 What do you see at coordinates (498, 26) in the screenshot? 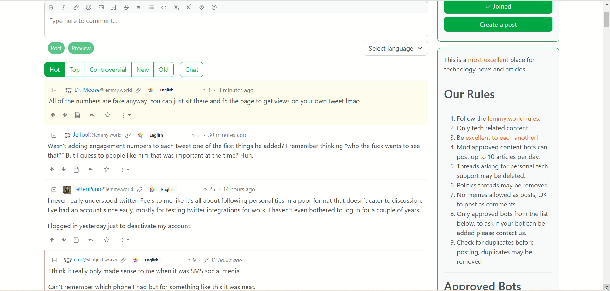
I see `create a post` at bounding box center [498, 26].